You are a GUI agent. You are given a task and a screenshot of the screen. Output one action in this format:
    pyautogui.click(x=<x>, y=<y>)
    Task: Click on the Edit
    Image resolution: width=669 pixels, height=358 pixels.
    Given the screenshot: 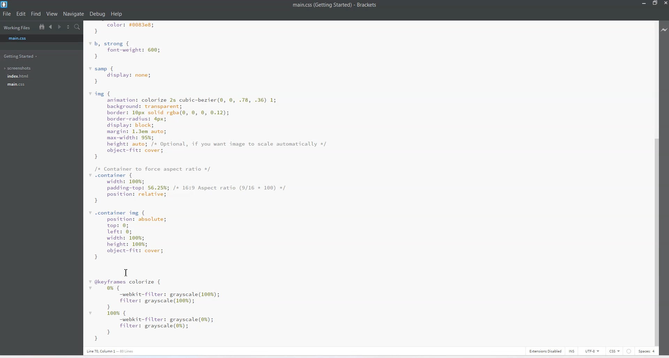 What is the action you would take?
    pyautogui.click(x=21, y=14)
    